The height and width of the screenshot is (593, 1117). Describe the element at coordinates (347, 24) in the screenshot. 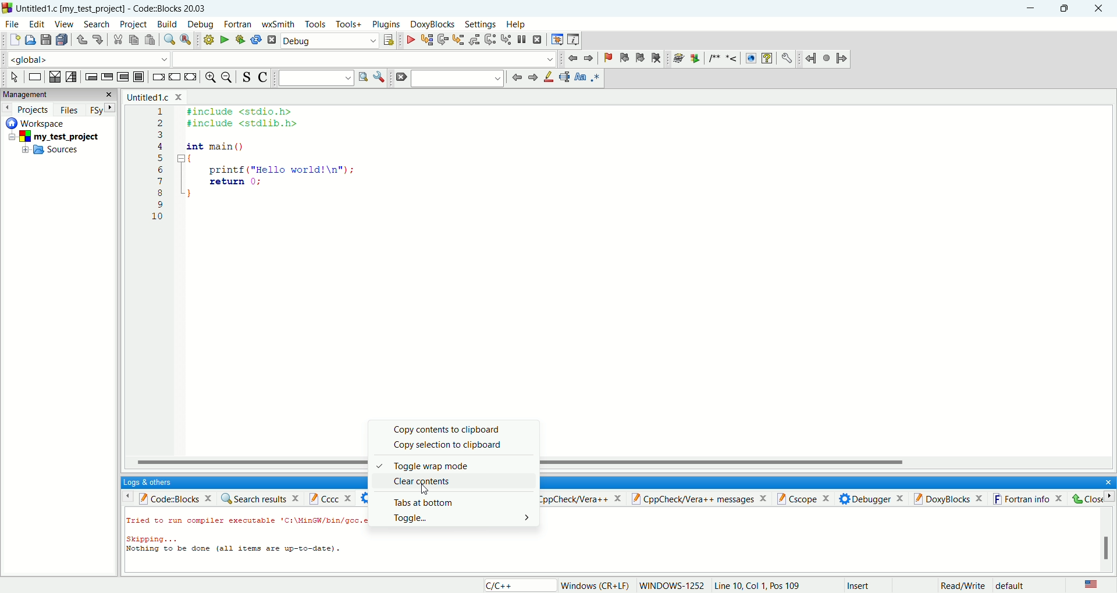

I see `tools+` at that location.